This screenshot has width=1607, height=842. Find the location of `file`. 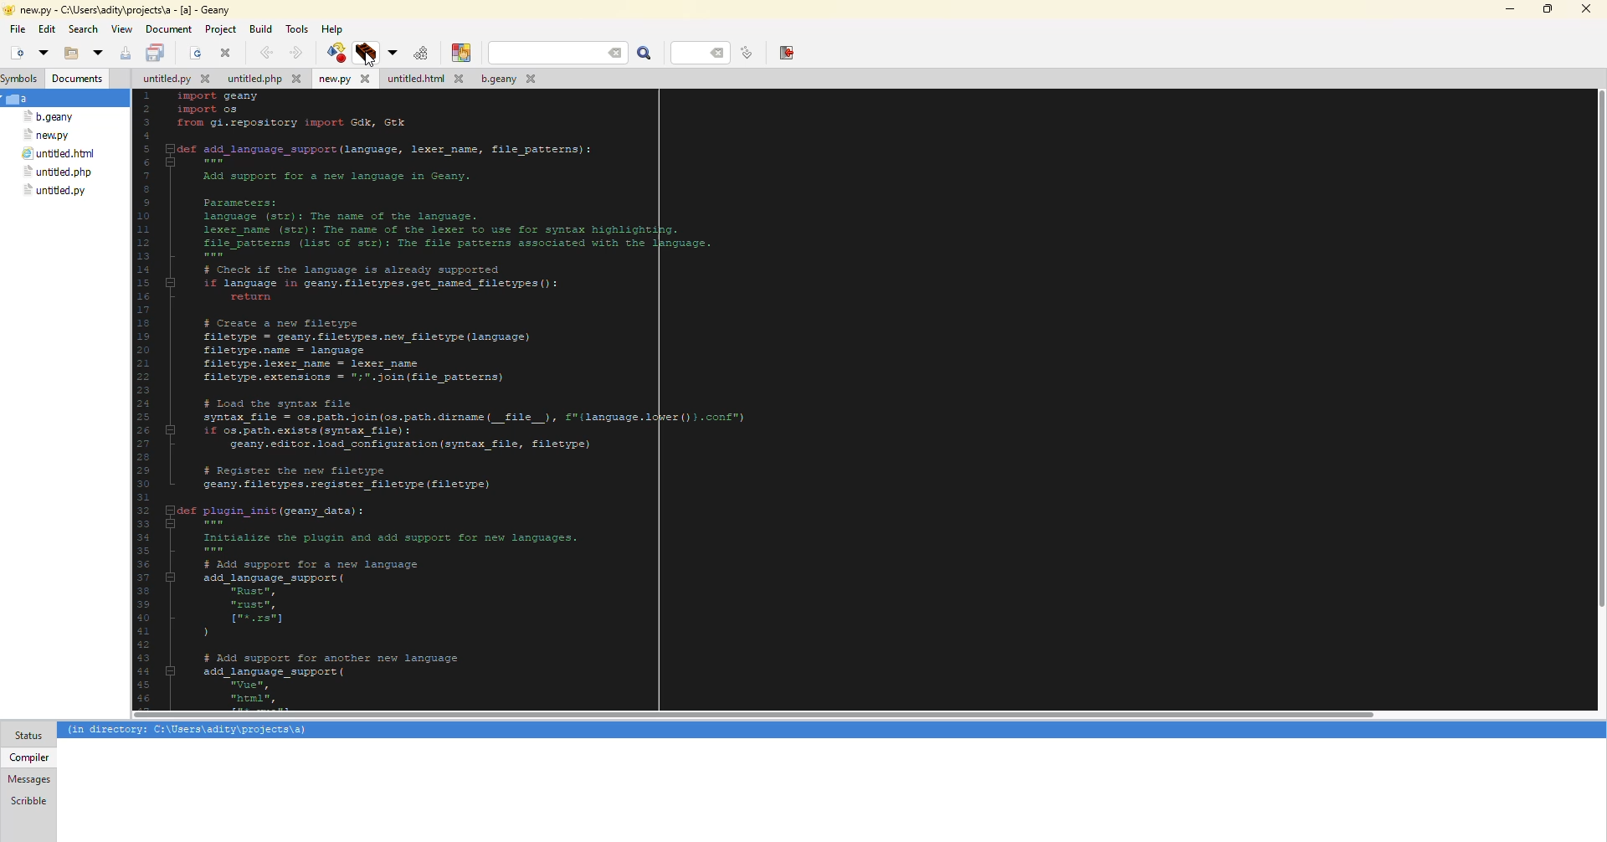

file is located at coordinates (63, 153).